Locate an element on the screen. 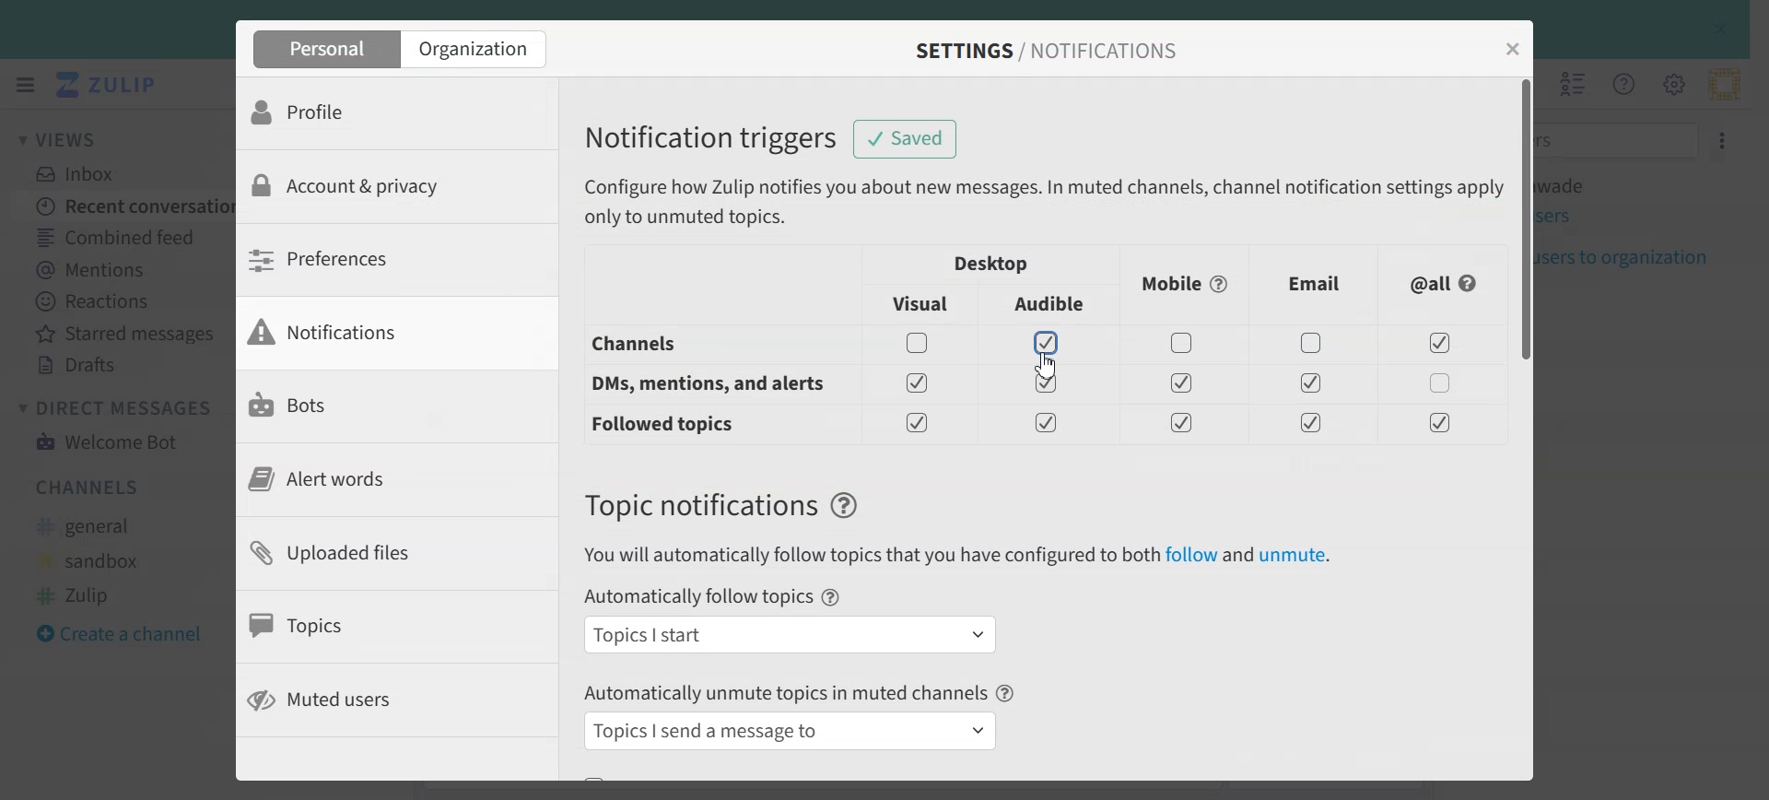 This screenshot has height=800, width=1769. Drafts is located at coordinates (123, 365).